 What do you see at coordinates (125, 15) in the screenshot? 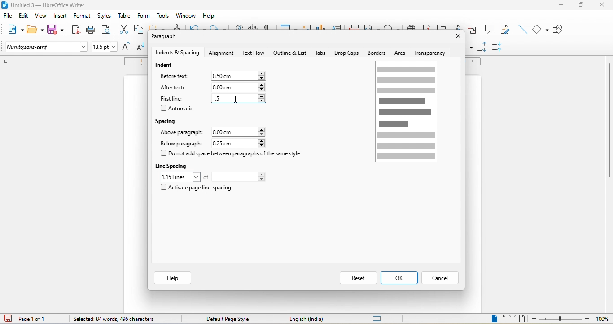
I see `table` at bounding box center [125, 15].